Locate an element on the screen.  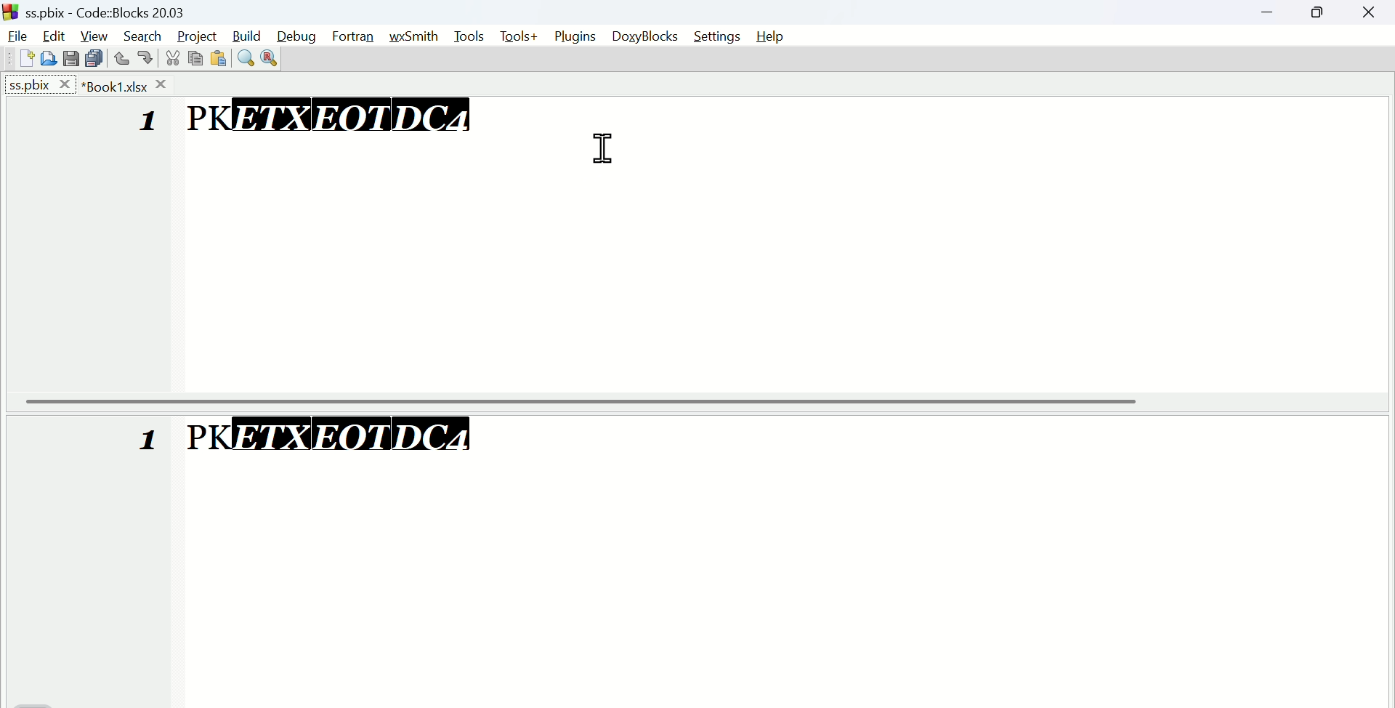
ss.pbix is located at coordinates (40, 84).